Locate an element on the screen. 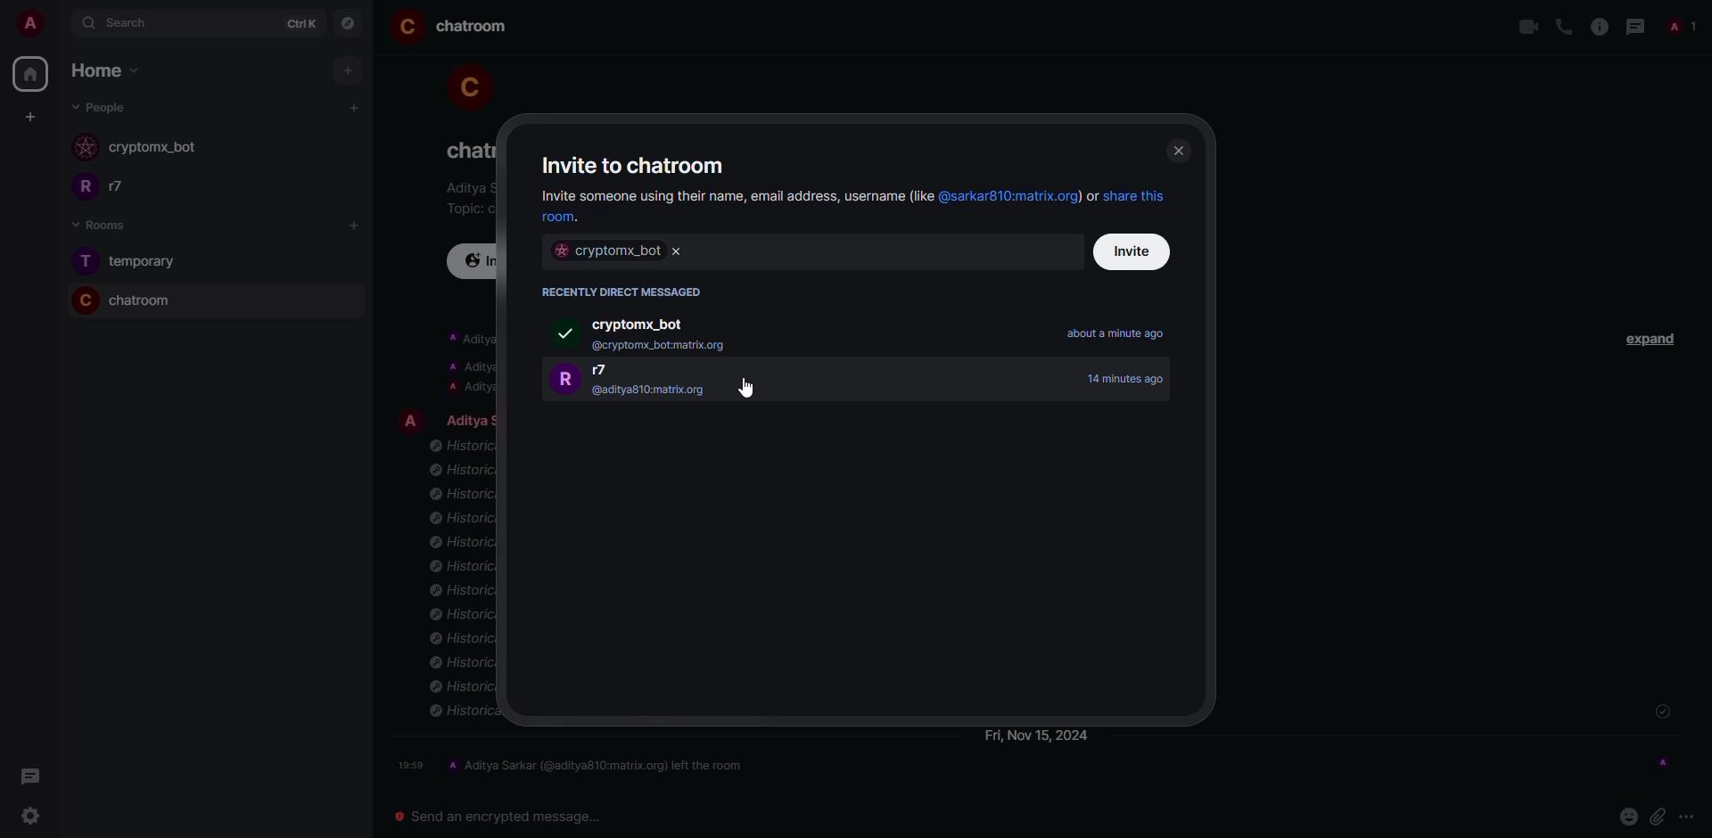 Image resolution: width=1712 pixels, height=838 pixels. invite is located at coordinates (1136, 251).